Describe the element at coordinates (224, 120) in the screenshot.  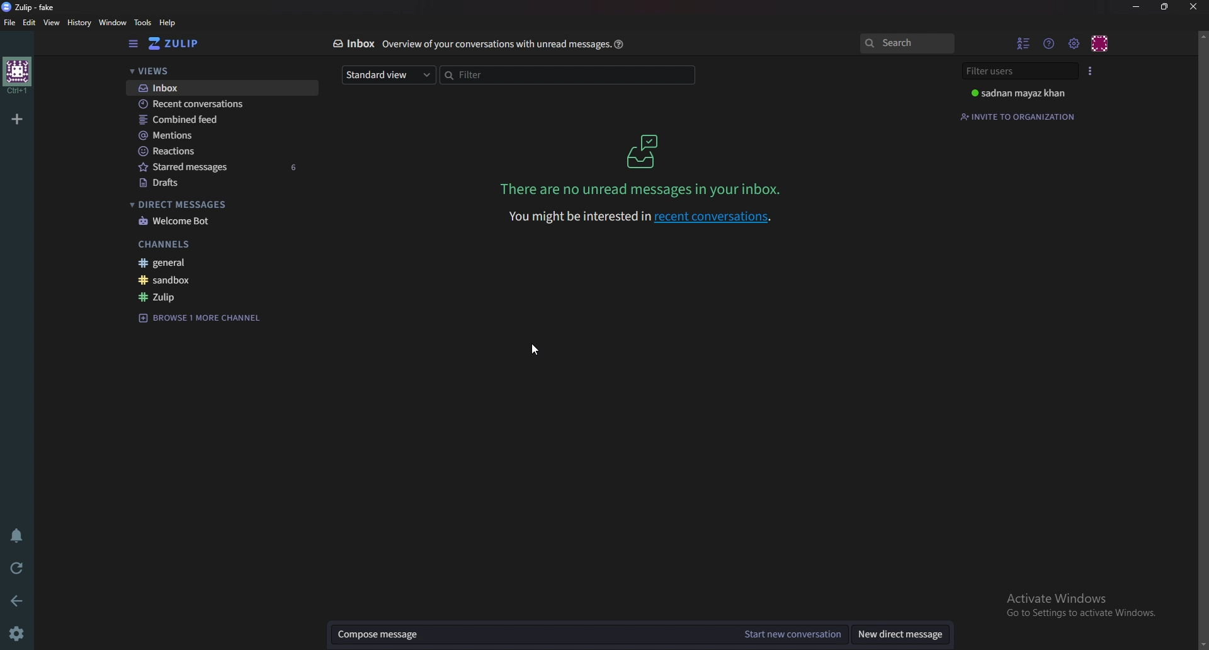
I see `Combined feed` at that location.